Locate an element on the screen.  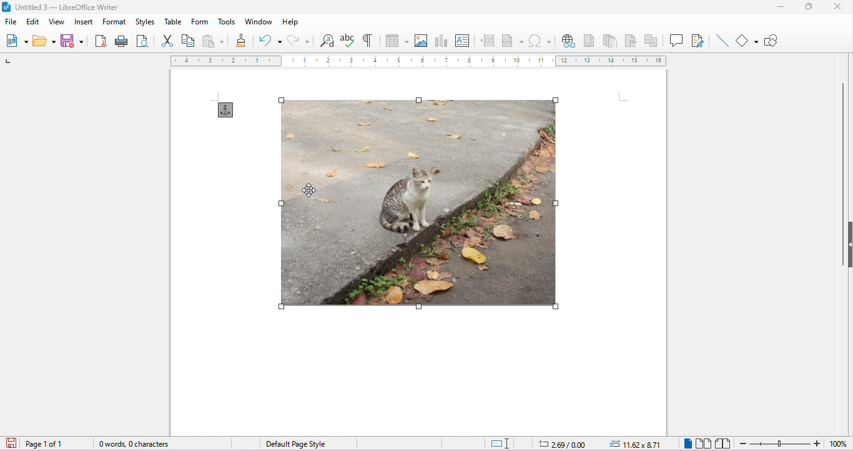
insert comment is located at coordinates (677, 40).